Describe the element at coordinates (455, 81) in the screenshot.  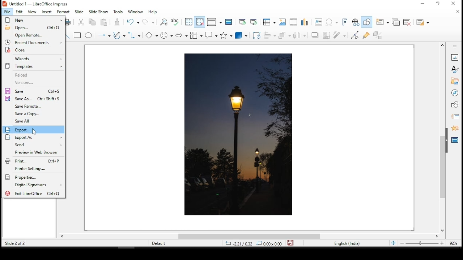
I see `gallery` at that location.